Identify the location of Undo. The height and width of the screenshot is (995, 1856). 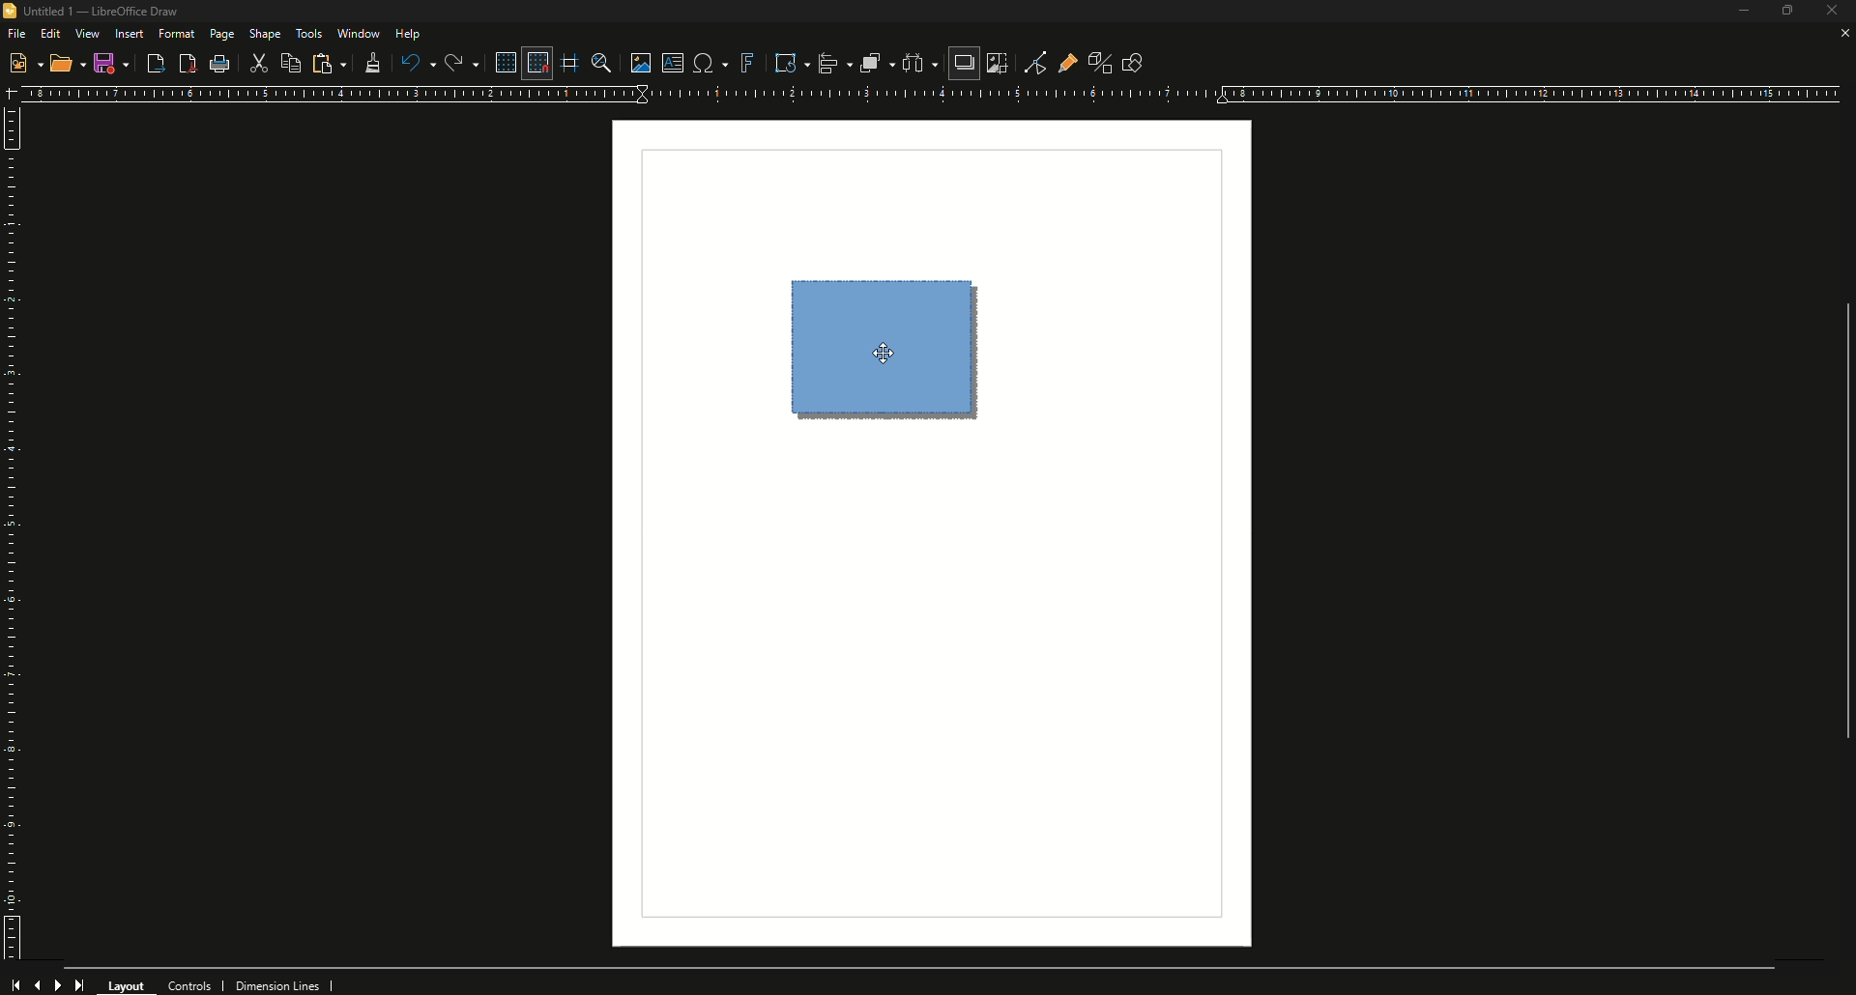
(417, 63).